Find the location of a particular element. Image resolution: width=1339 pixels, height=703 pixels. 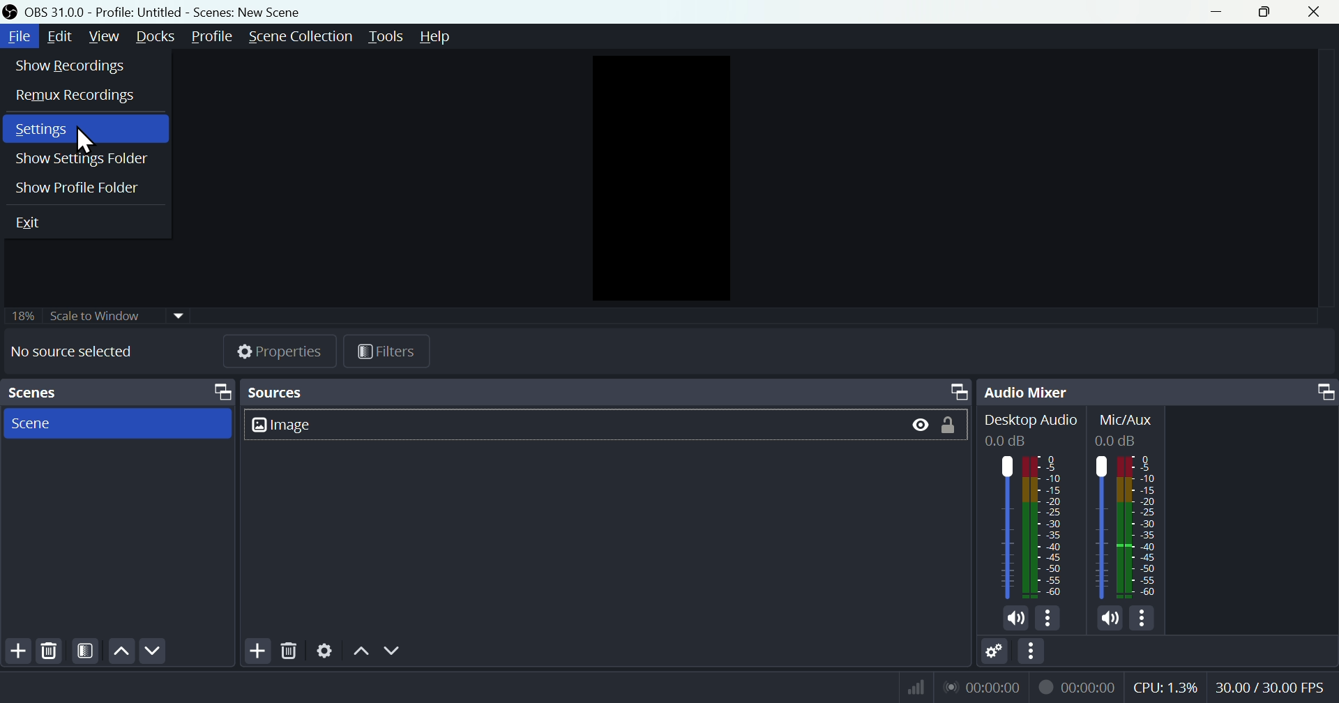

Delete is located at coordinates (50, 651).